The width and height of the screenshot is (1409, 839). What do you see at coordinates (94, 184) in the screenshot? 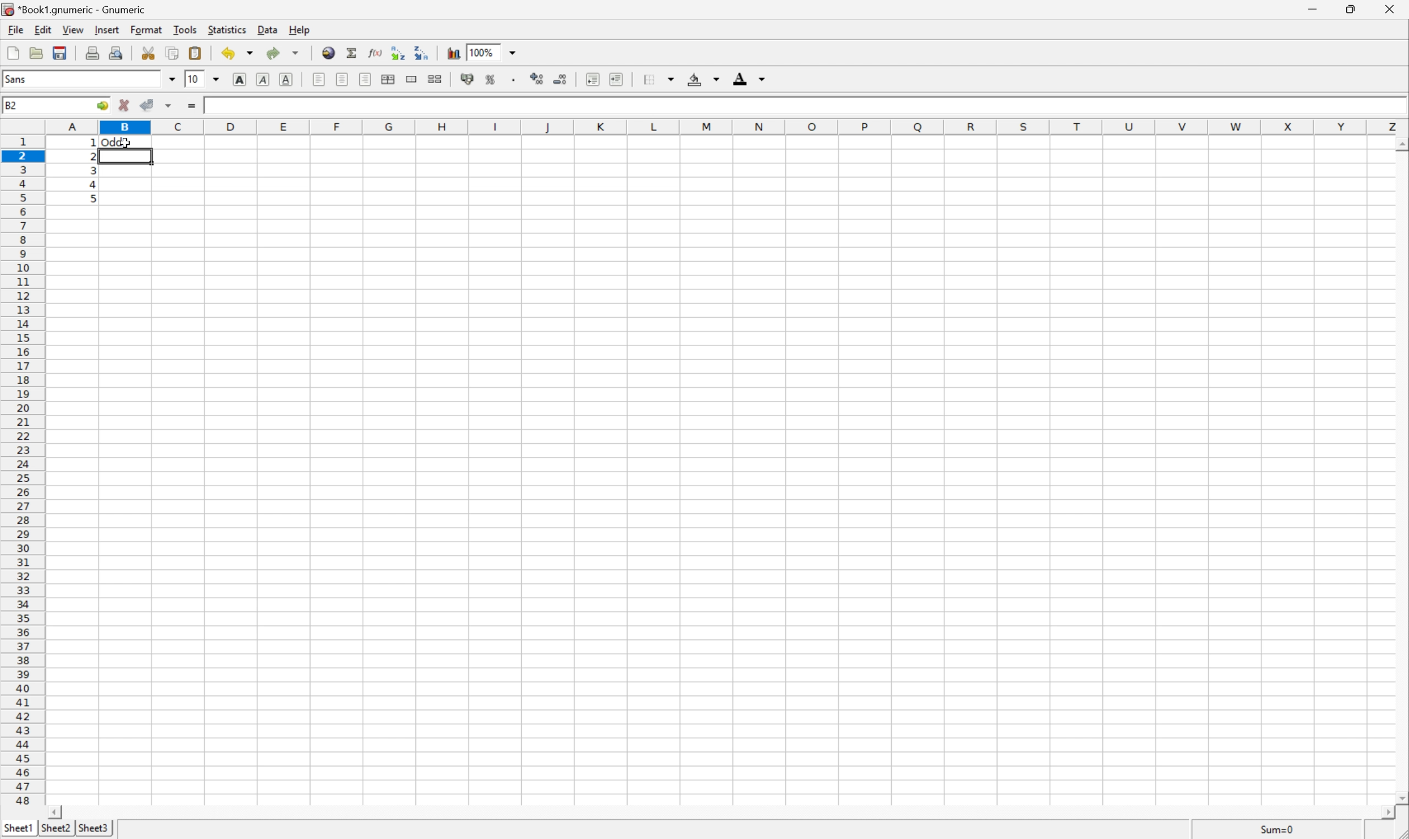
I see `4` at bounding box center [94, 184].